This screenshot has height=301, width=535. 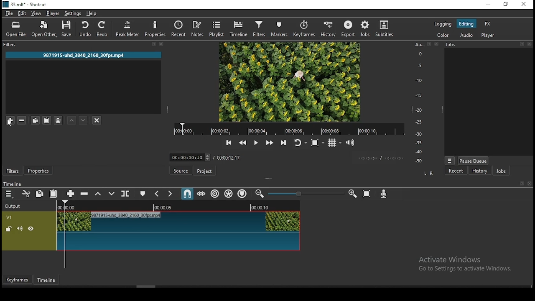 What do you see at coordinates (188, 194) in the screenshot?
I see `snap` at bounding box center [188, 194].